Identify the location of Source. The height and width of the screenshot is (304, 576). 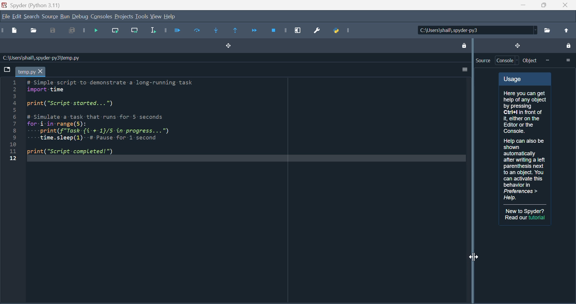
(49, 16).